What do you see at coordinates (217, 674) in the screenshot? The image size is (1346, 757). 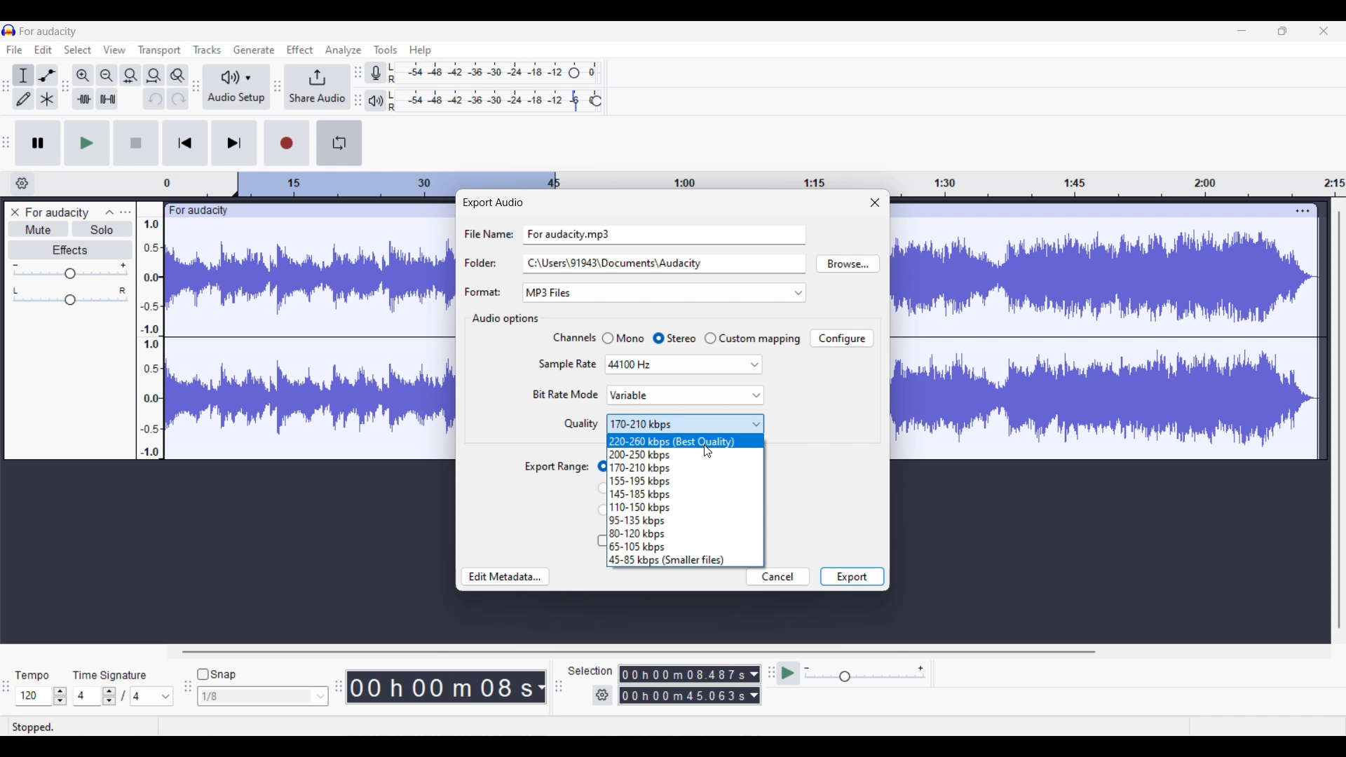 I see `Toggle for snap` at bounding box center [217, 674].